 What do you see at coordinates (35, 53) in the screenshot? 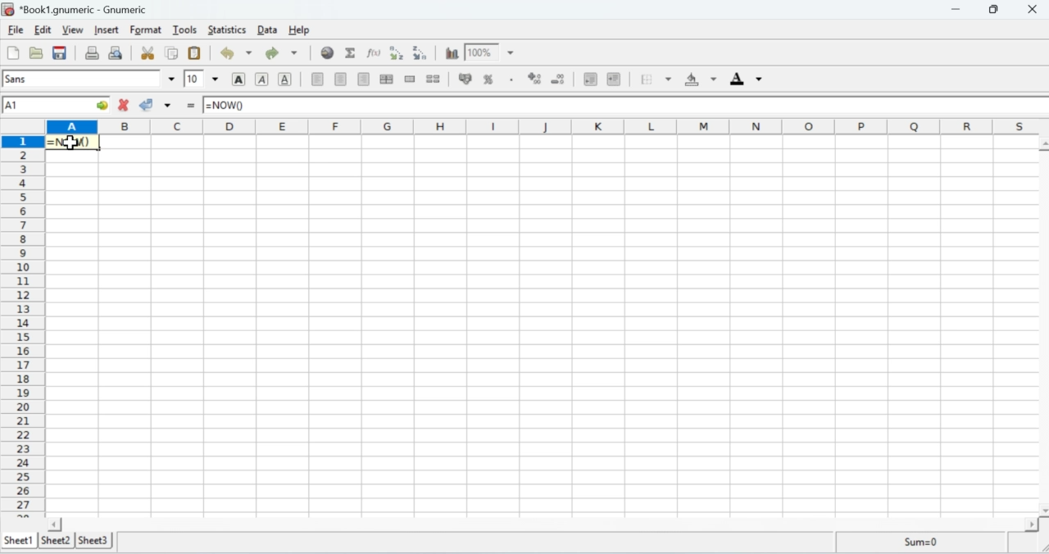
I see `Open a file` at bounding box center [35, 53].